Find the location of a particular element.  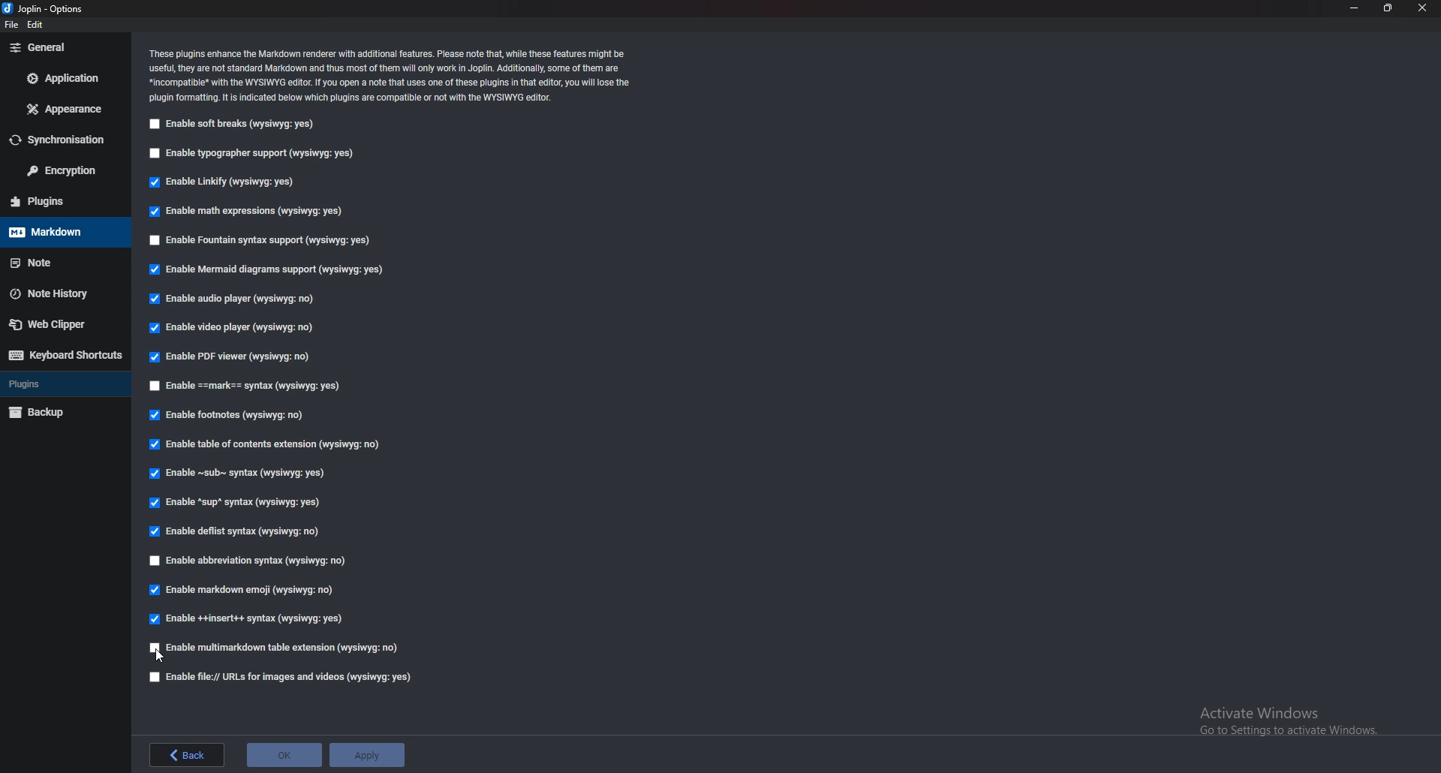

enable soft breaks is located at coordinates (237, 125).